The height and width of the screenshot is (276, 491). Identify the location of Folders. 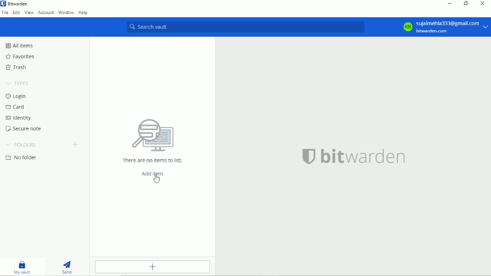
(21, 145).